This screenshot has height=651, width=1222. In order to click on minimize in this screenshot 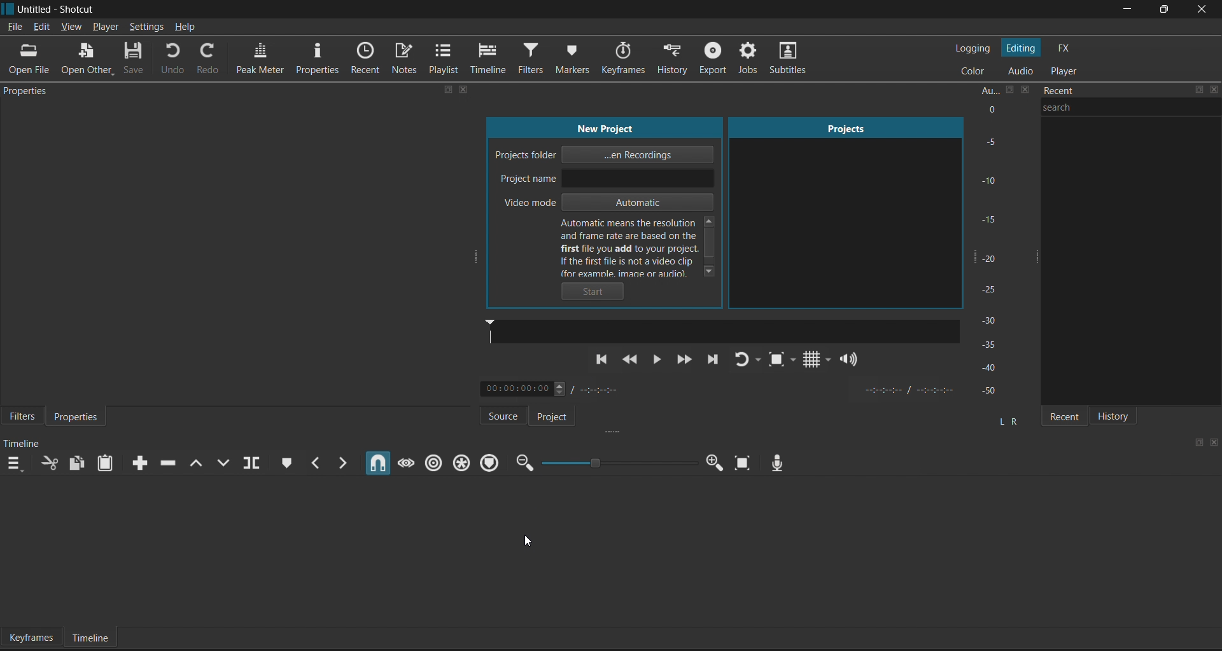, I will do `click(1126, 10)`.